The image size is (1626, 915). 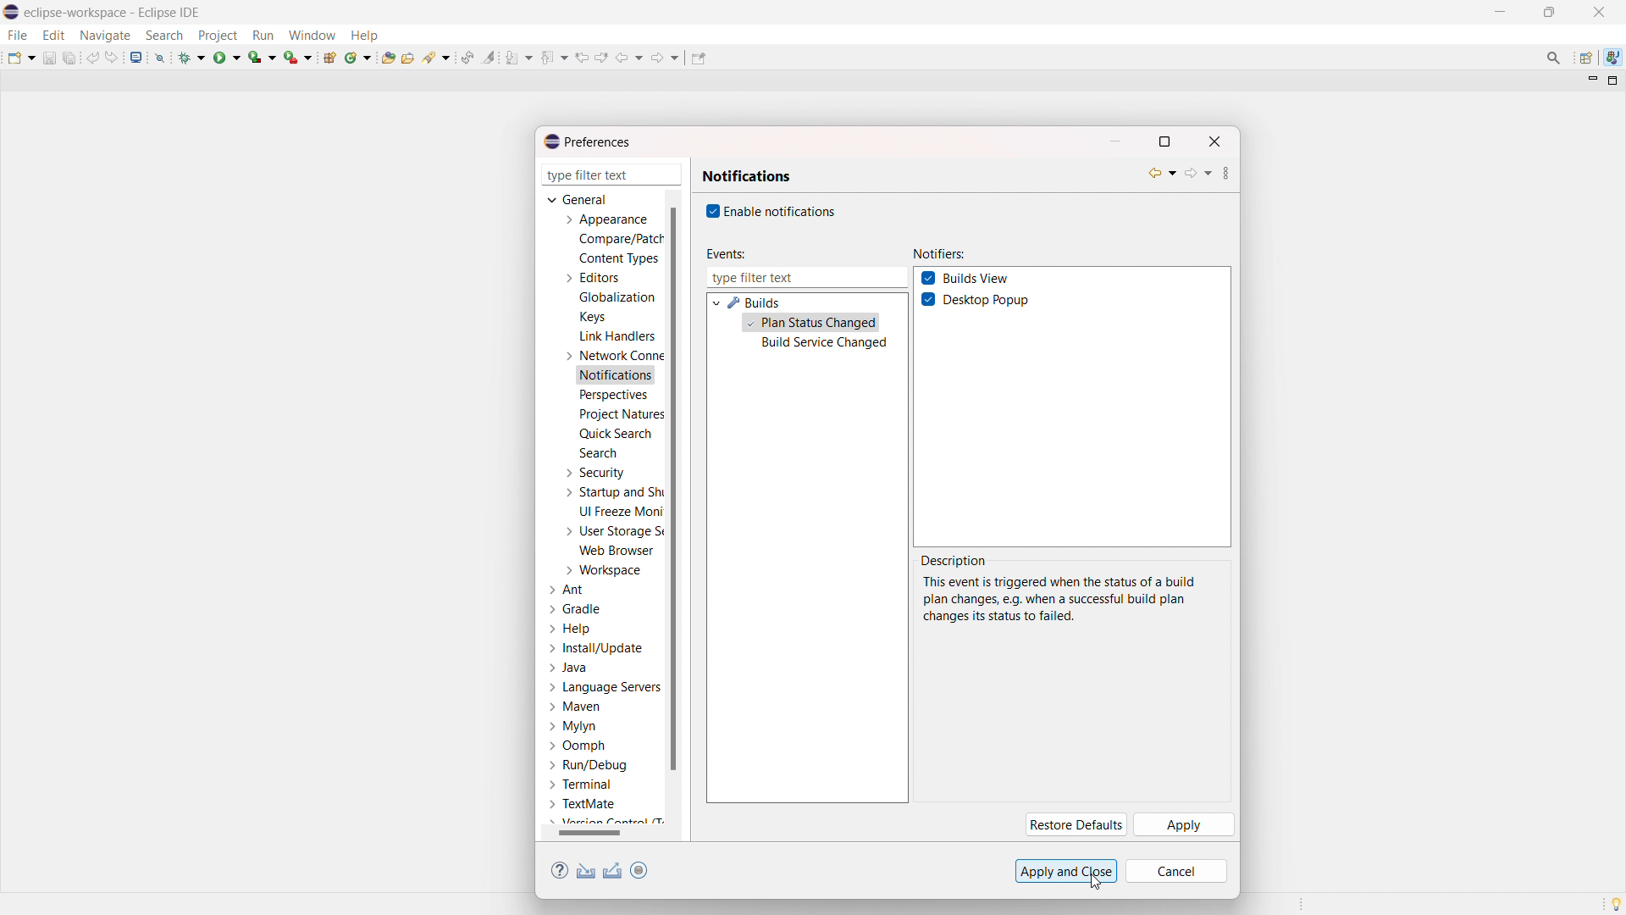 I want to click on security, so click(x=594, y=473).